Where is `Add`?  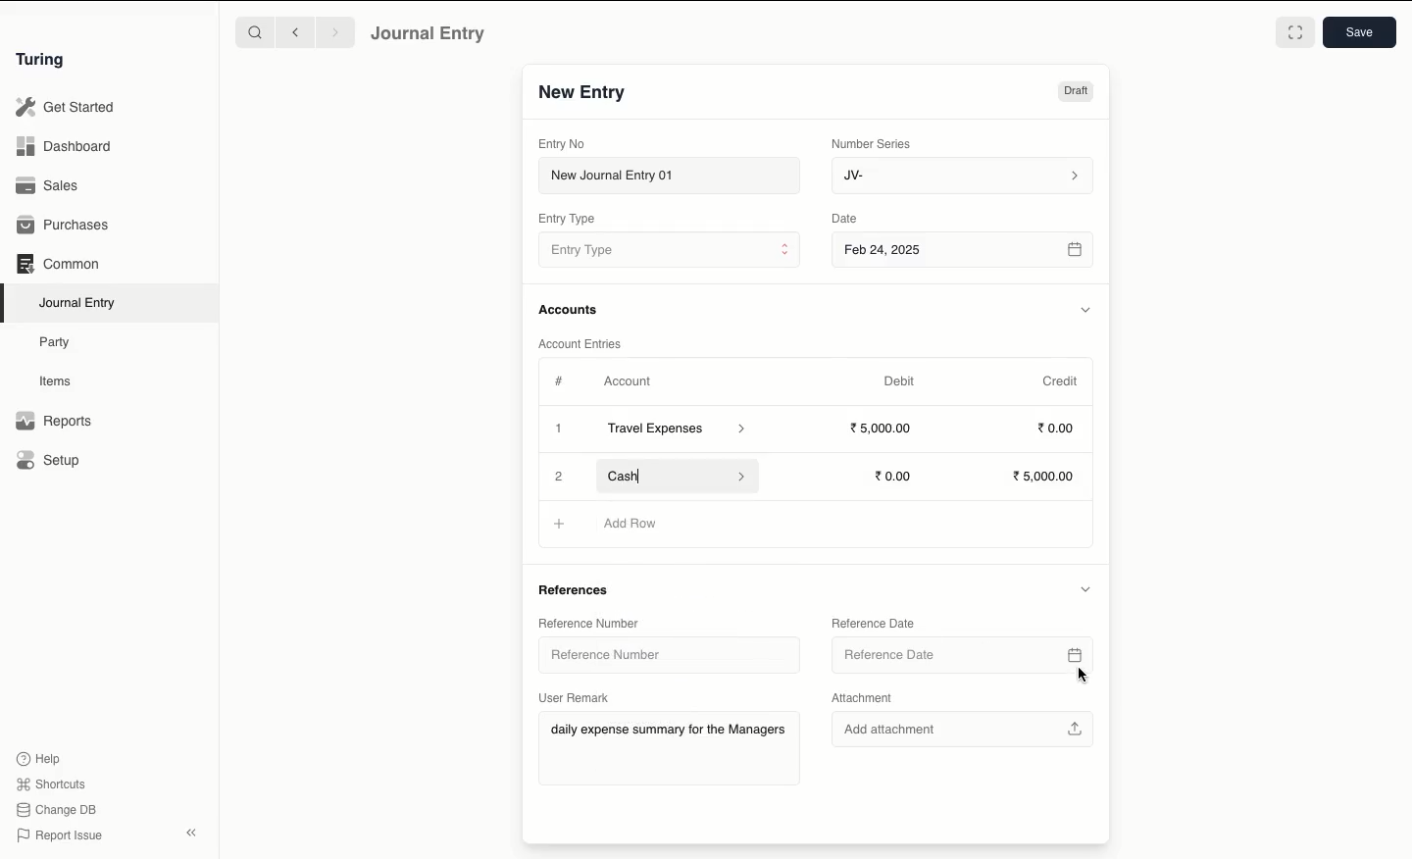
Add is located at coordinates (558, 474).